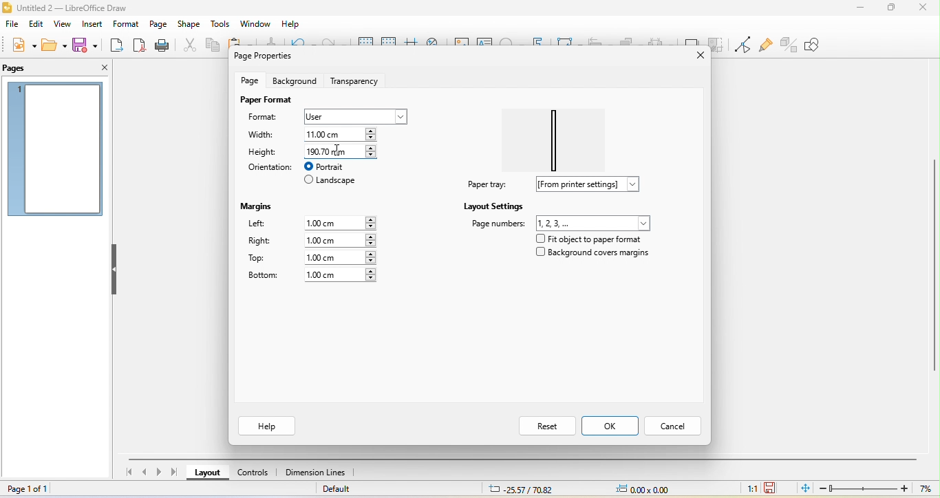  I want to click on next page, so click(161, 473).